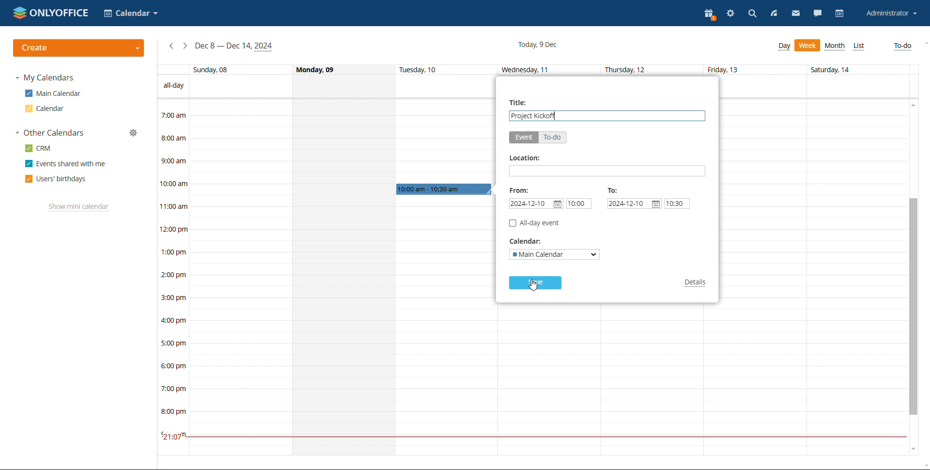 Image resolution: width=930 pixels, height=470 pixels. I want to click on scroll up, so click(924, 43).